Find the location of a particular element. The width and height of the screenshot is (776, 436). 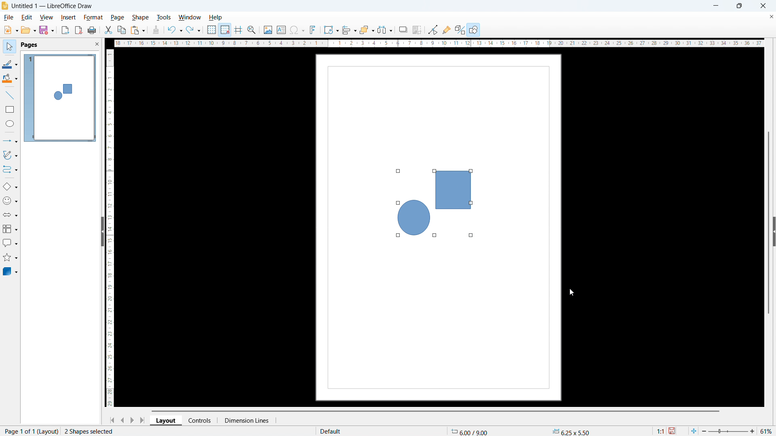

horizontal ruler is located at coordinates (439, 43).